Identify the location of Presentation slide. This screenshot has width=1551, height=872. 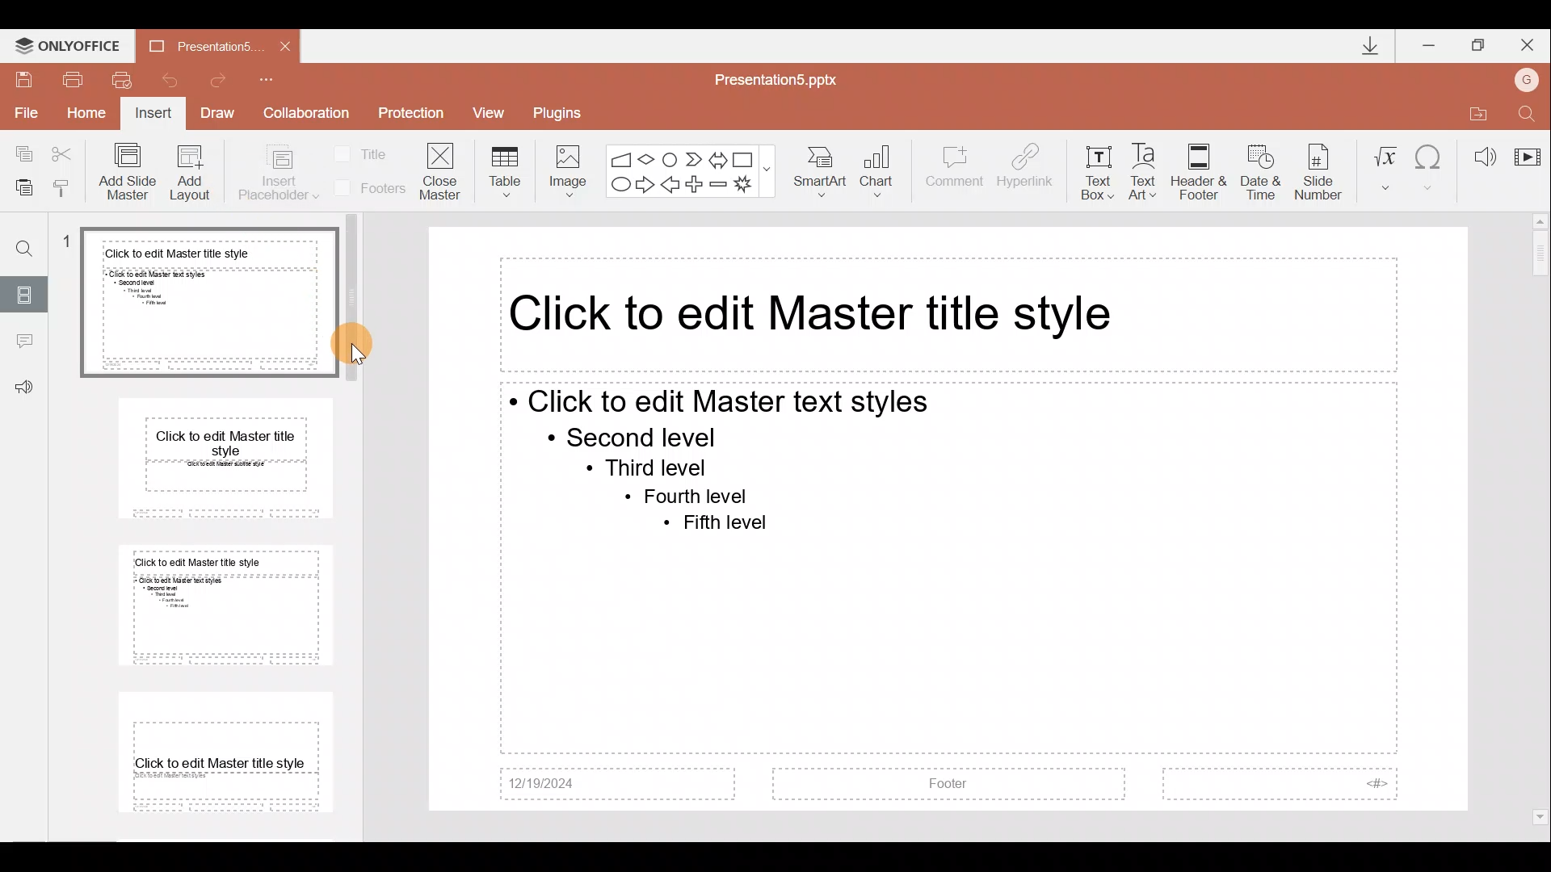
(950, 519).